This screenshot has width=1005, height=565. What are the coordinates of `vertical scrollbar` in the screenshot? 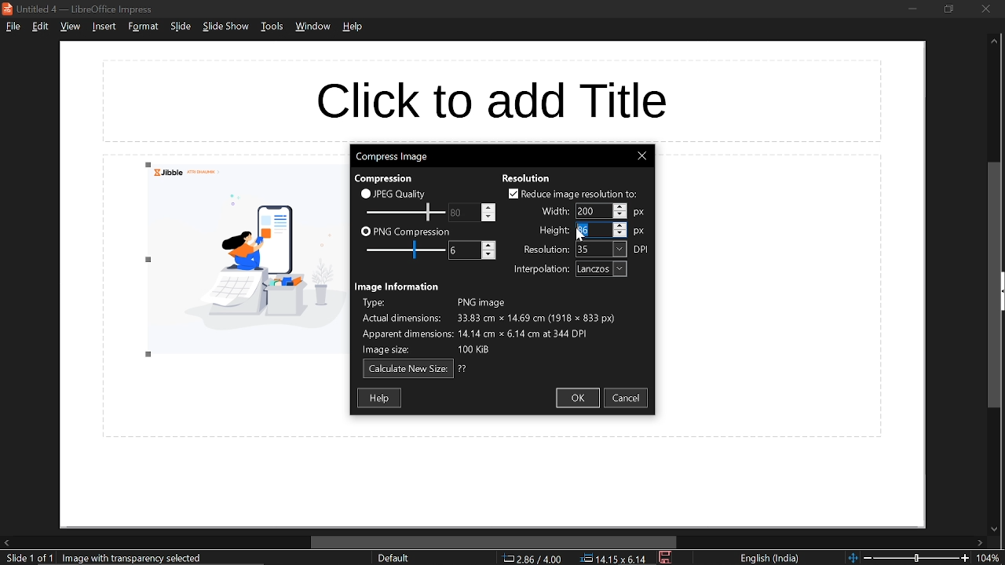 It's located at (996, 286).